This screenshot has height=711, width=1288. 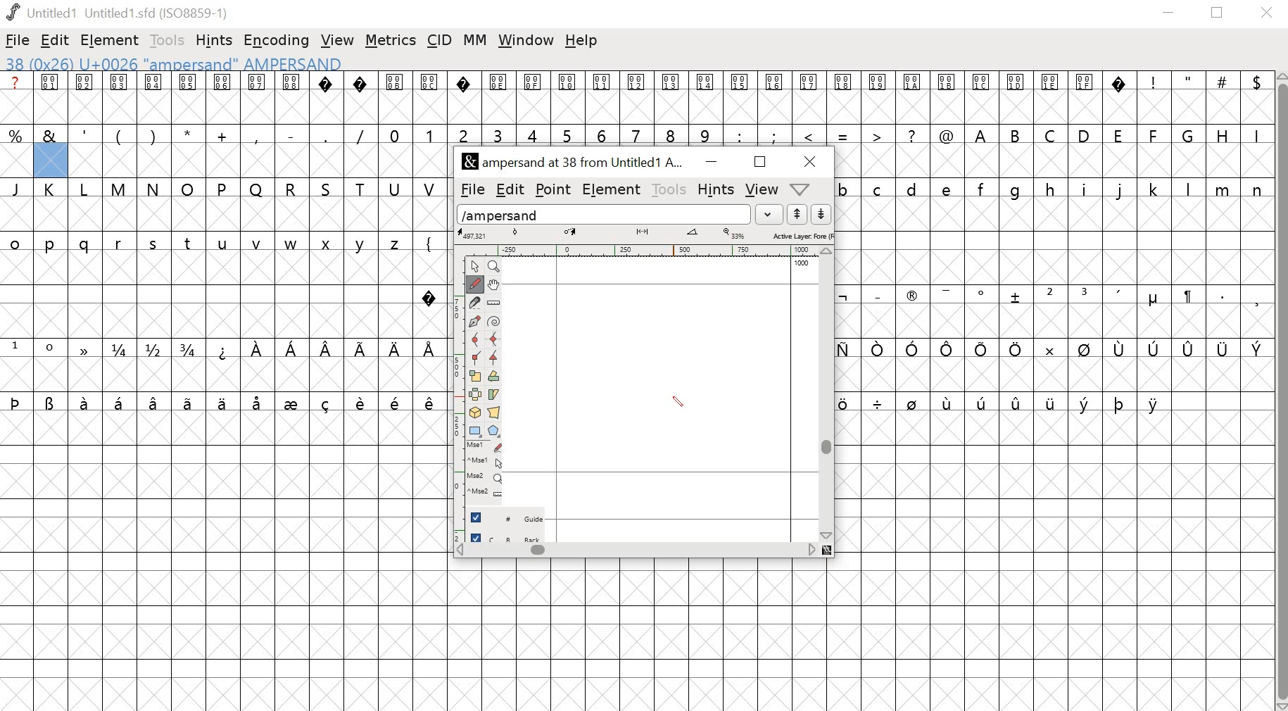 What do you see at coordinates (511, 517) in the screenshot?
I see `selection toggle Guide` at bounding box center [511, 517].